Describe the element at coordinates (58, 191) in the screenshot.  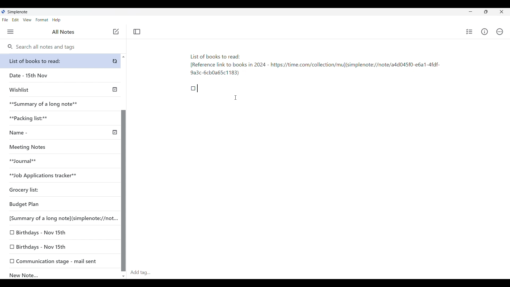
I see `Grocery list:` at that location.